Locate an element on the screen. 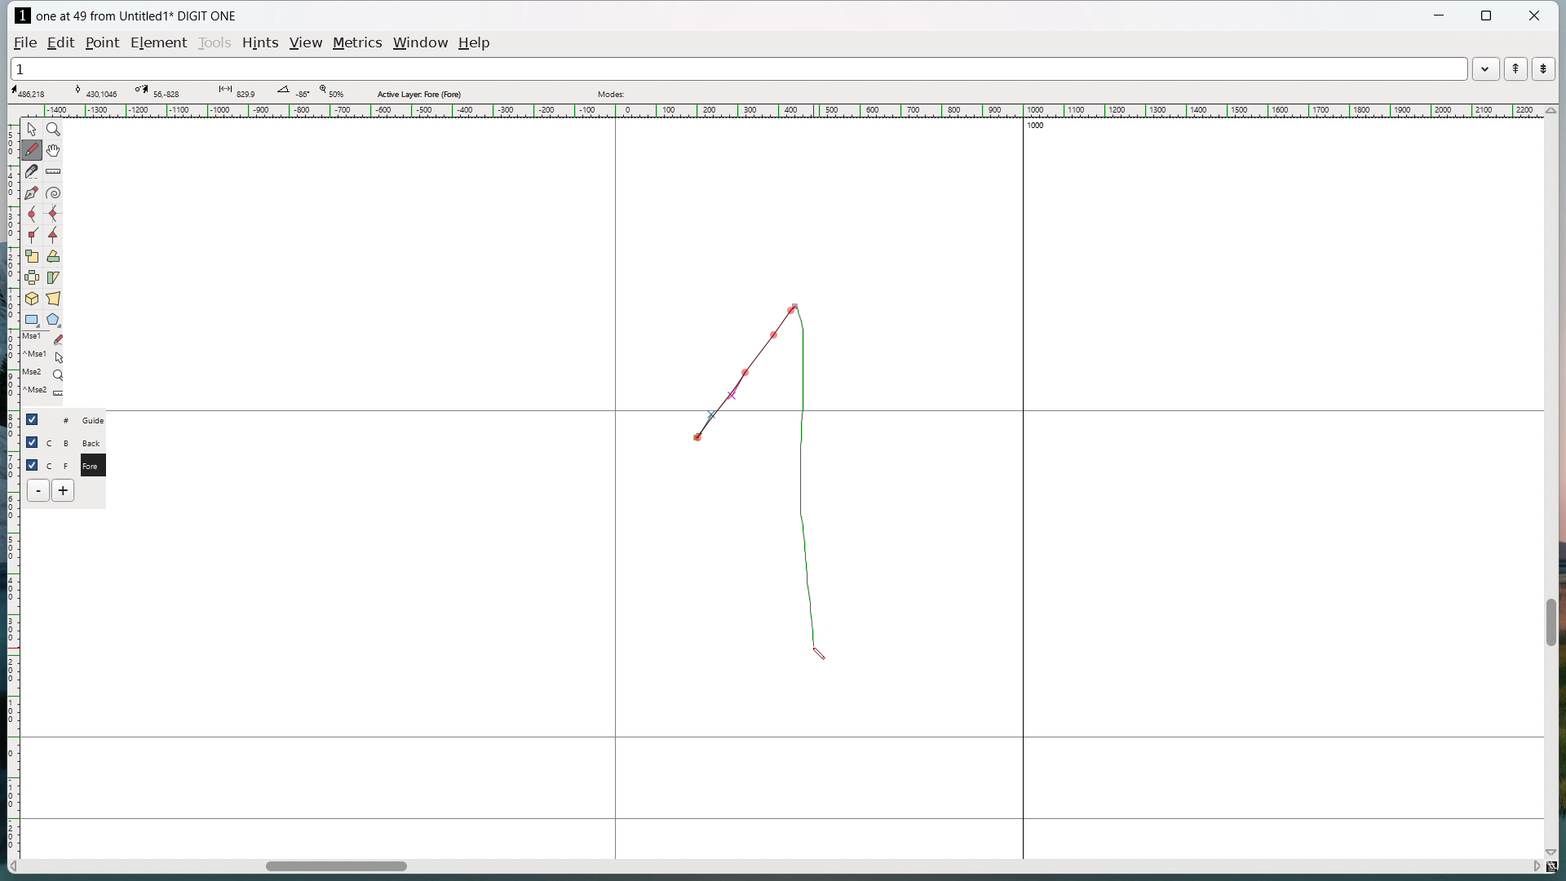 The image size is (1566, 881). Zoom level  is located at coordinates (330, 92).